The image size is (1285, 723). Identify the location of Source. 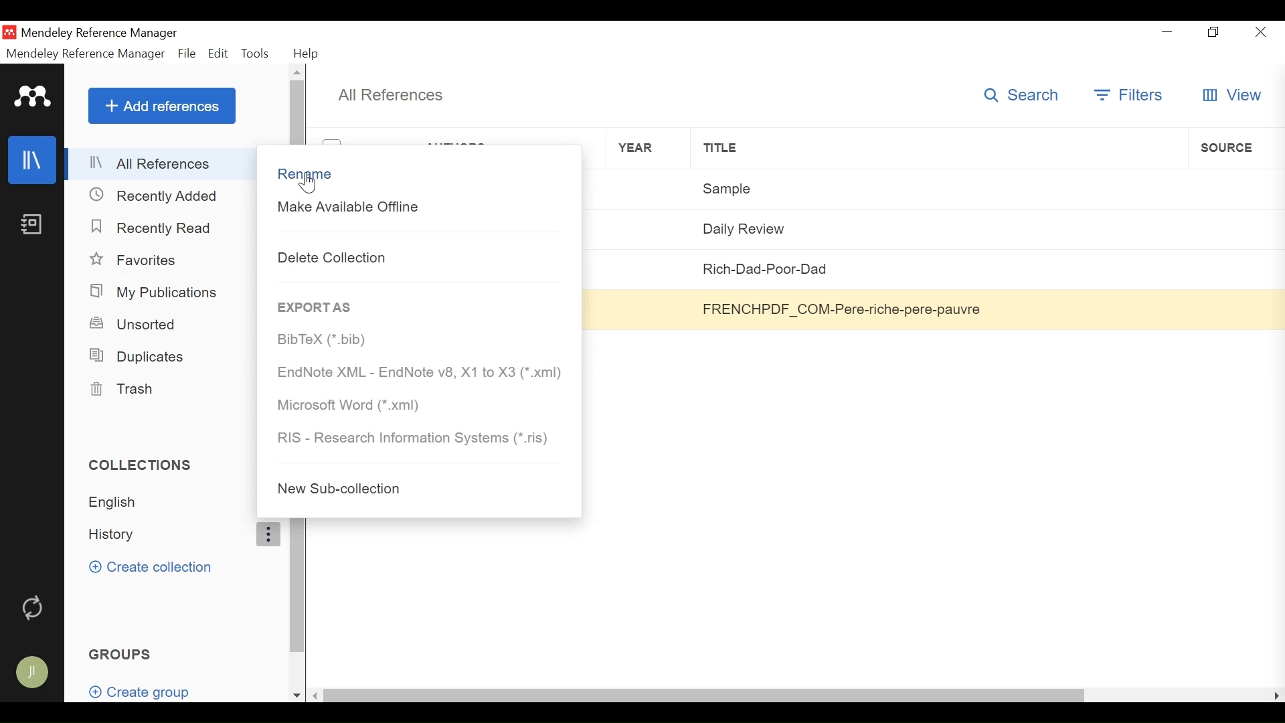
(1235, 186).